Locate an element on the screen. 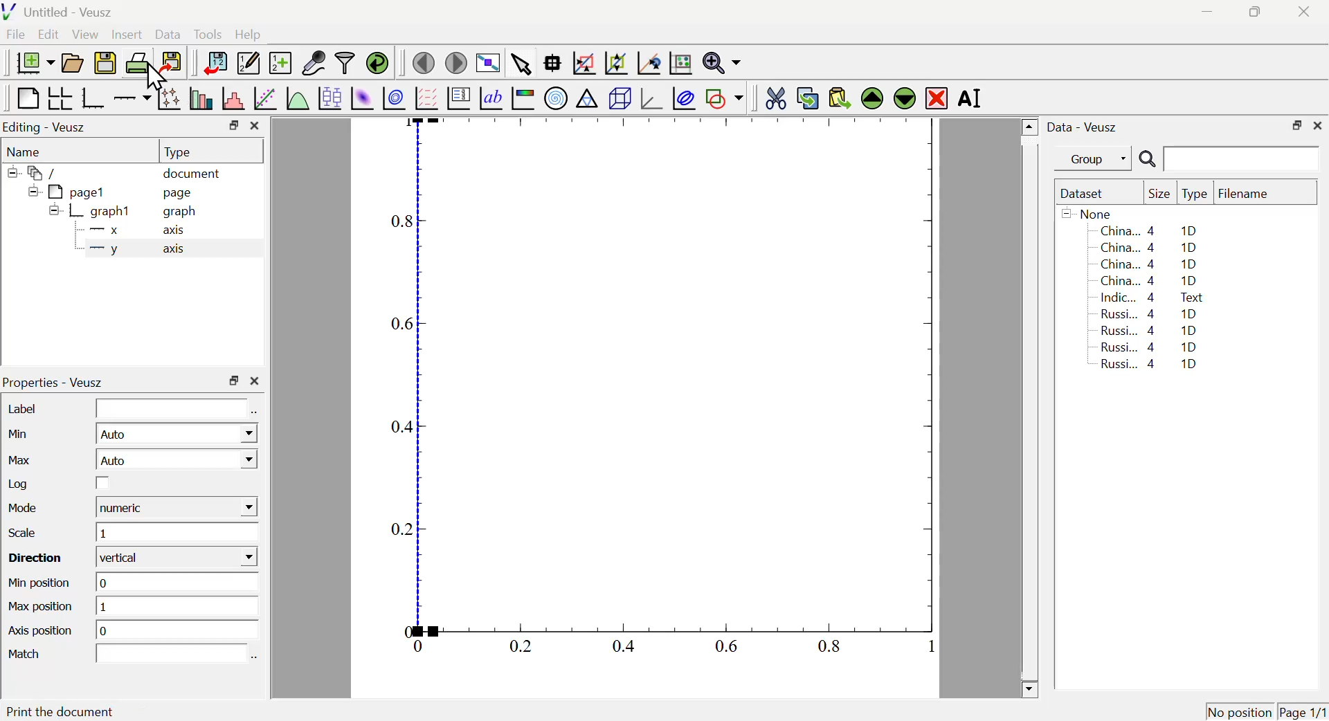 The height and width of the screenshot is (721, 1329). Filename is located at coordinates (1250, 194).